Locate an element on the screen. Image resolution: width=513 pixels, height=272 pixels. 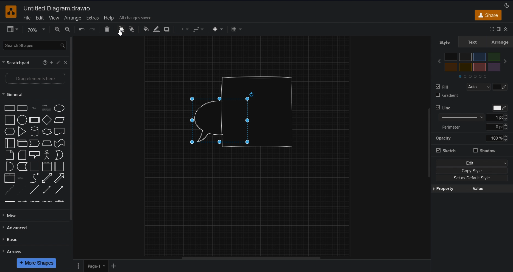
Arrange is located at coordinates (73, 18).